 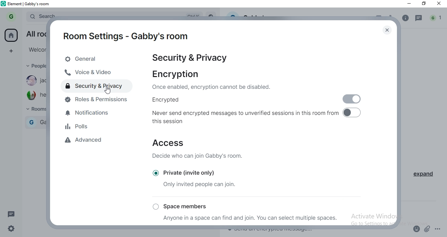 What do you see at coordinates (12, 16) in the screenshot?
I see `profile` at bounding box center [12, 16].